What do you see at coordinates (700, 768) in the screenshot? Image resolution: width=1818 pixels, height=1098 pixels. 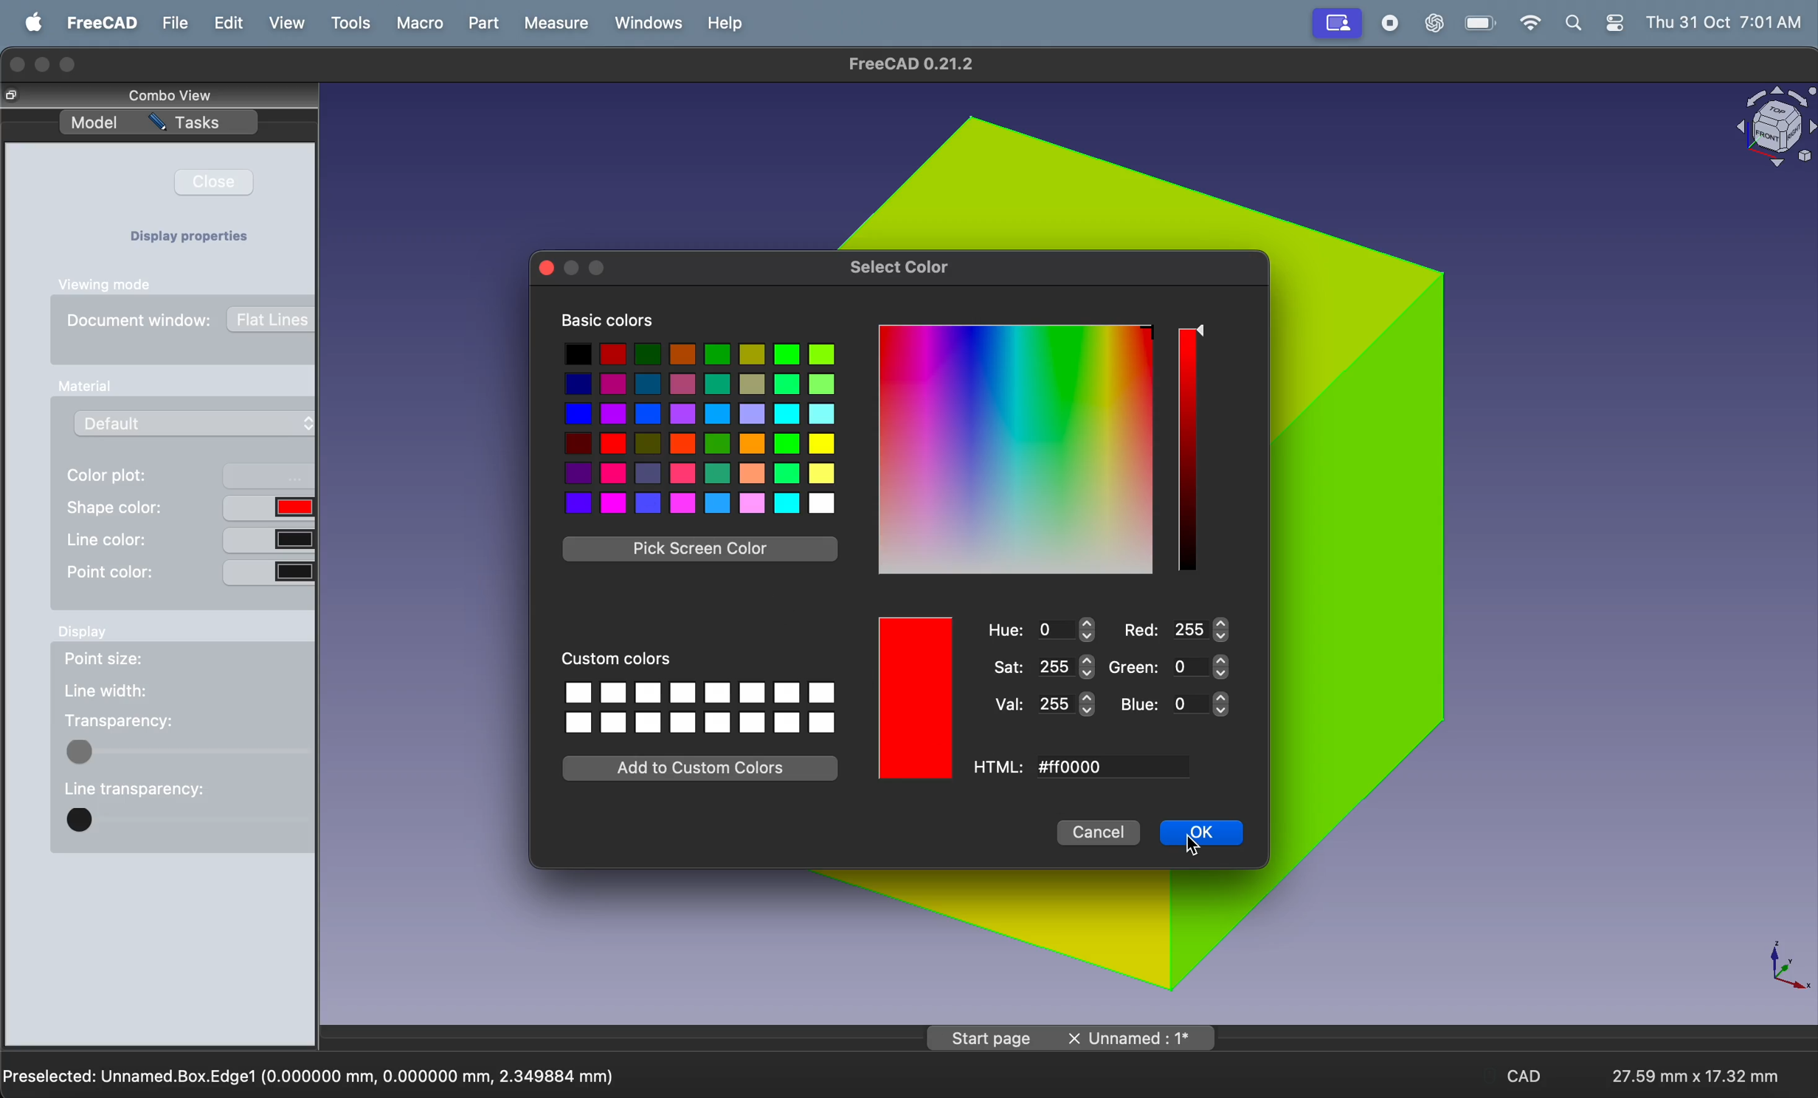 I see `add custom colors` at bounding box center [700, 768].